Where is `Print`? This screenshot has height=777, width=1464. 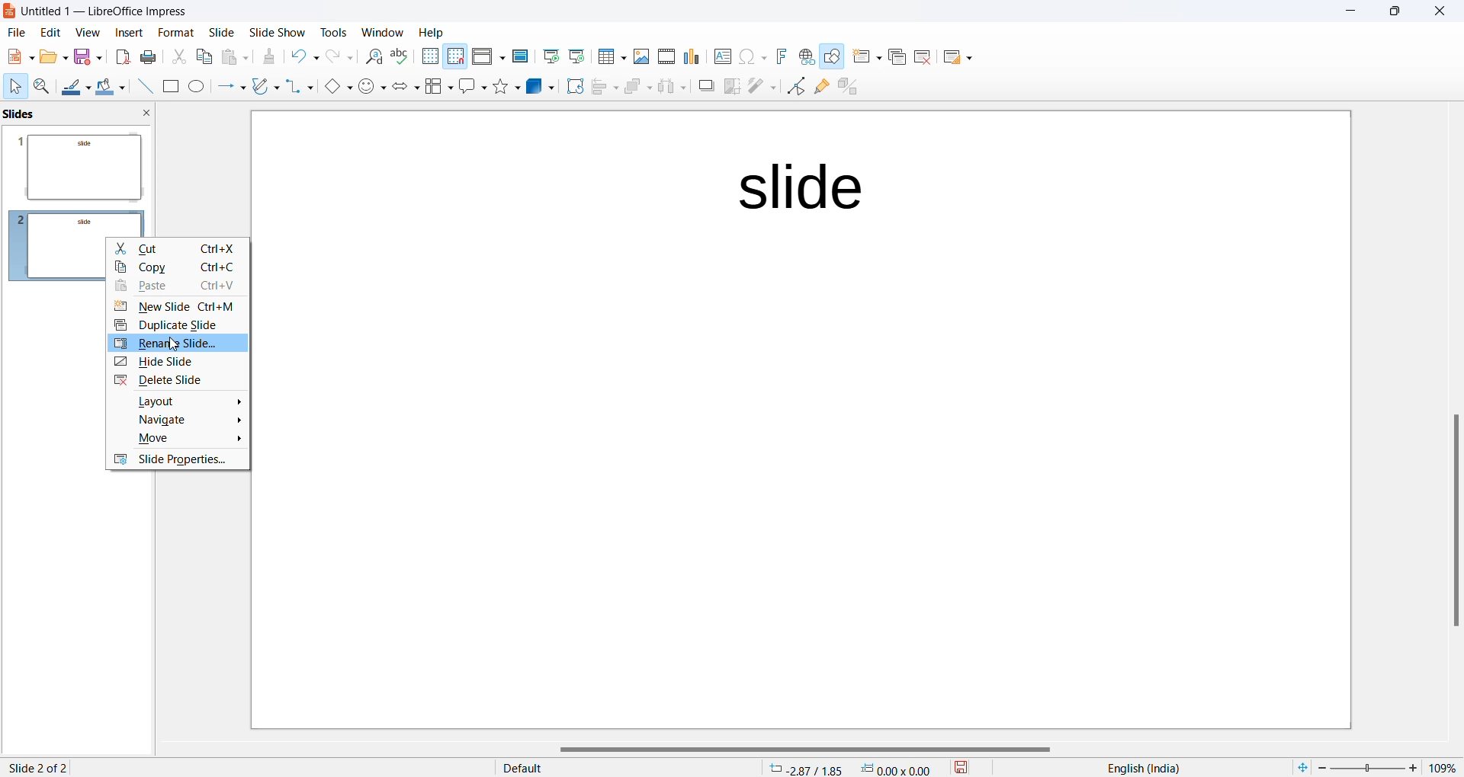 Print is located at coordinates (150, 56).